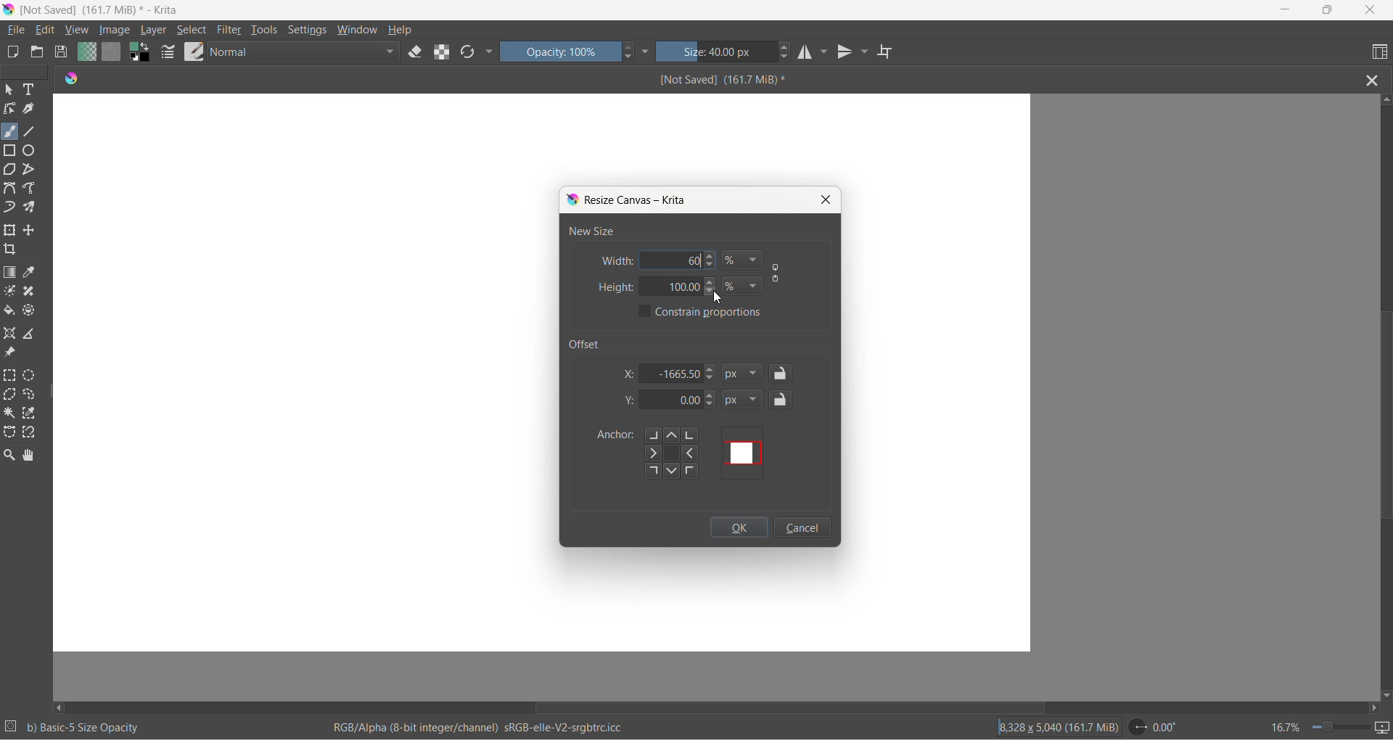 The height and width of the screenshot is (740, 1393). I want to click on y-axis value increment, so click(712, 396).